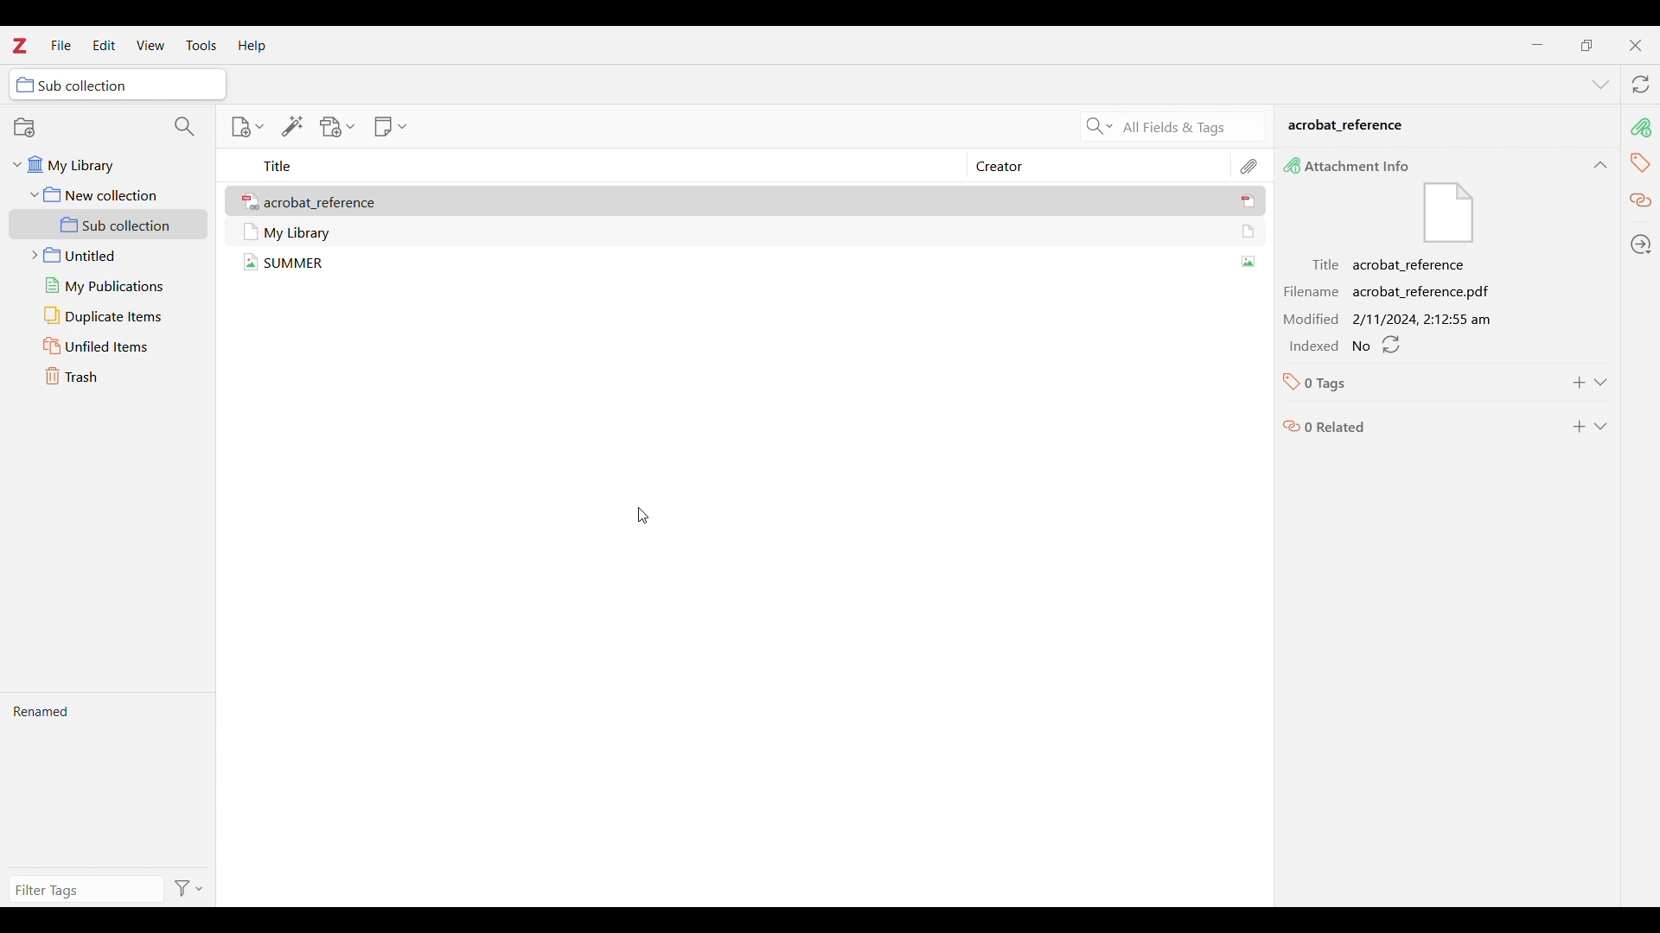  I want to click on Close interface, so click(1635, 45).